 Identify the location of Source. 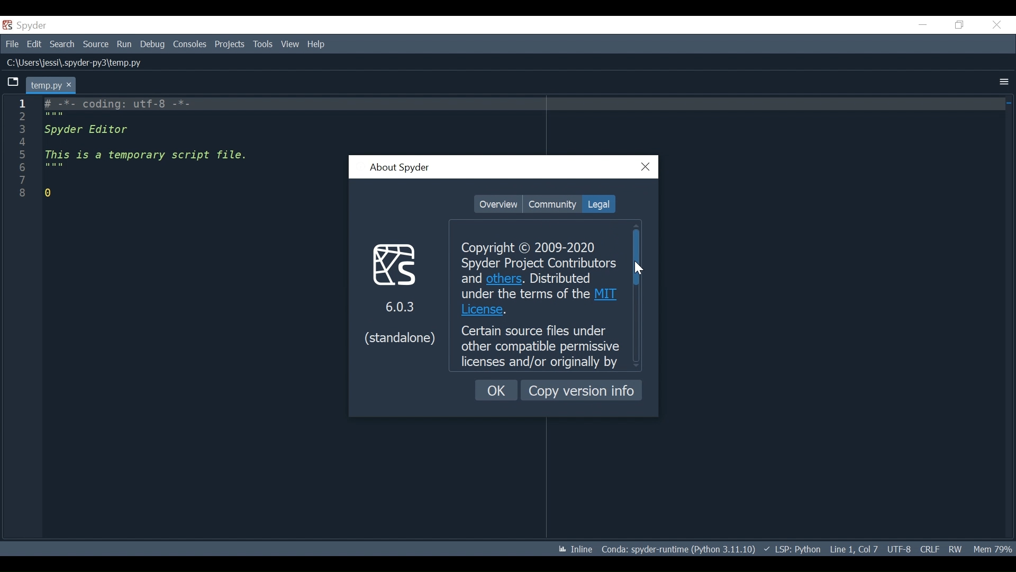
(96, 45).